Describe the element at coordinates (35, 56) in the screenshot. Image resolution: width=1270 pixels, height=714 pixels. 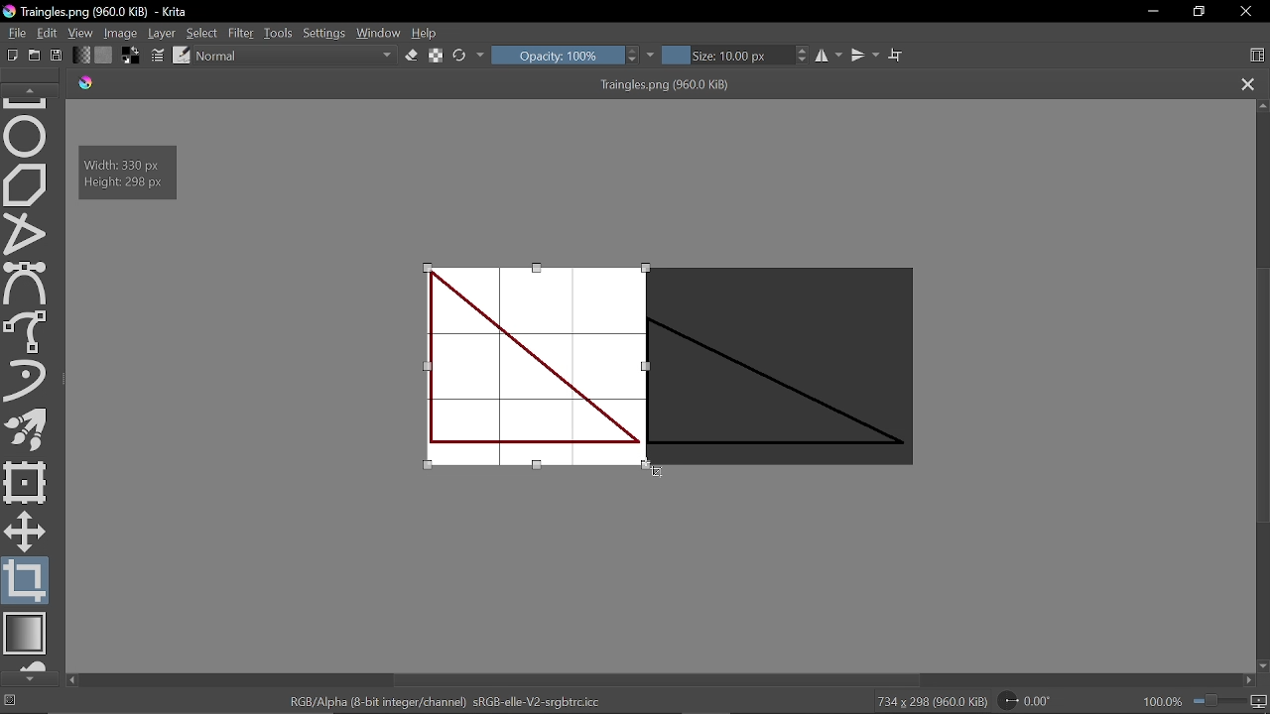
I see `Open new document` at that location.